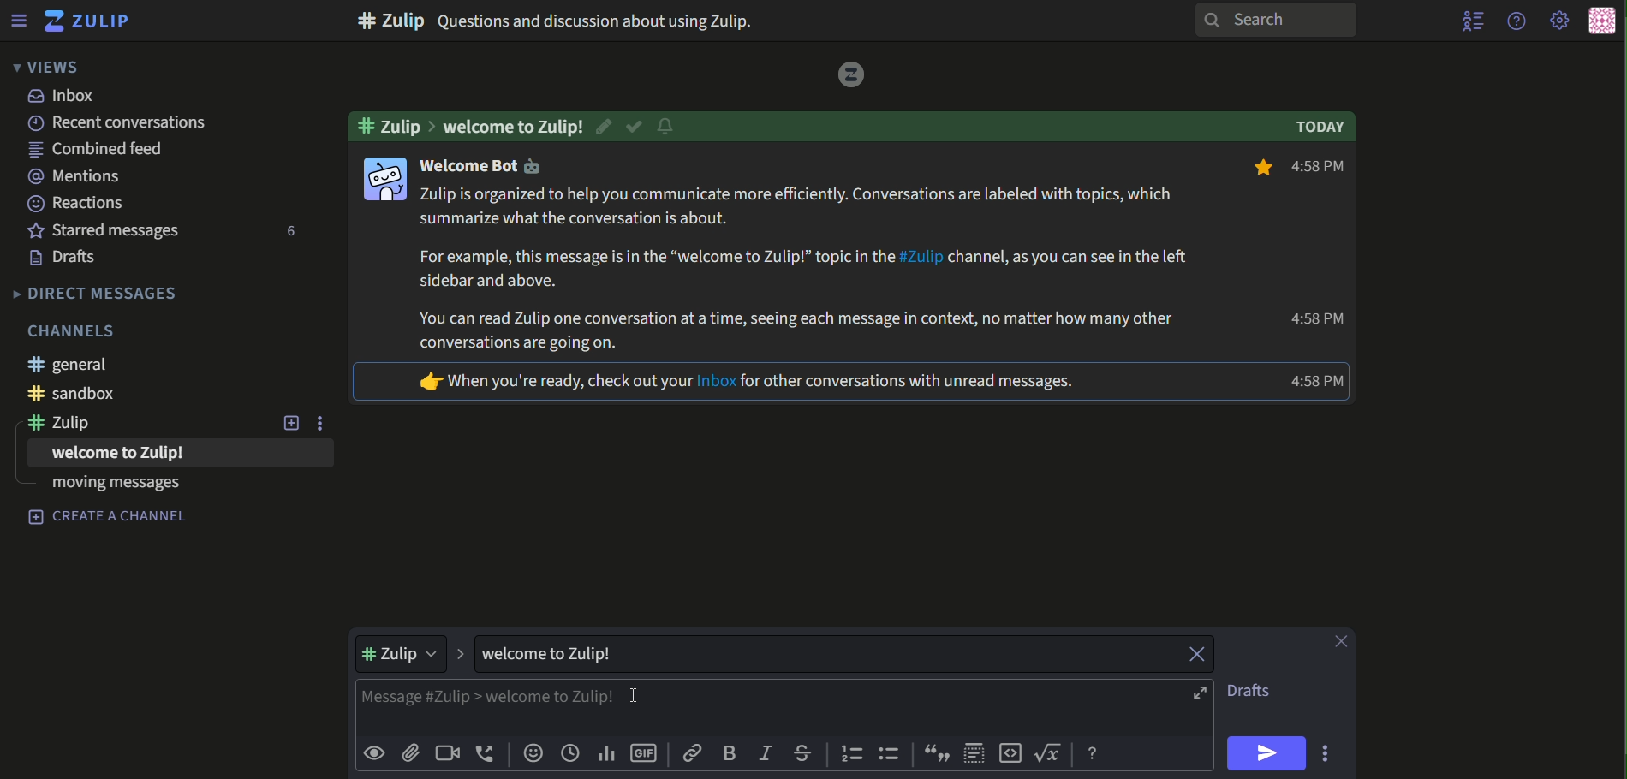  I want to click on text, so click(97, 293).